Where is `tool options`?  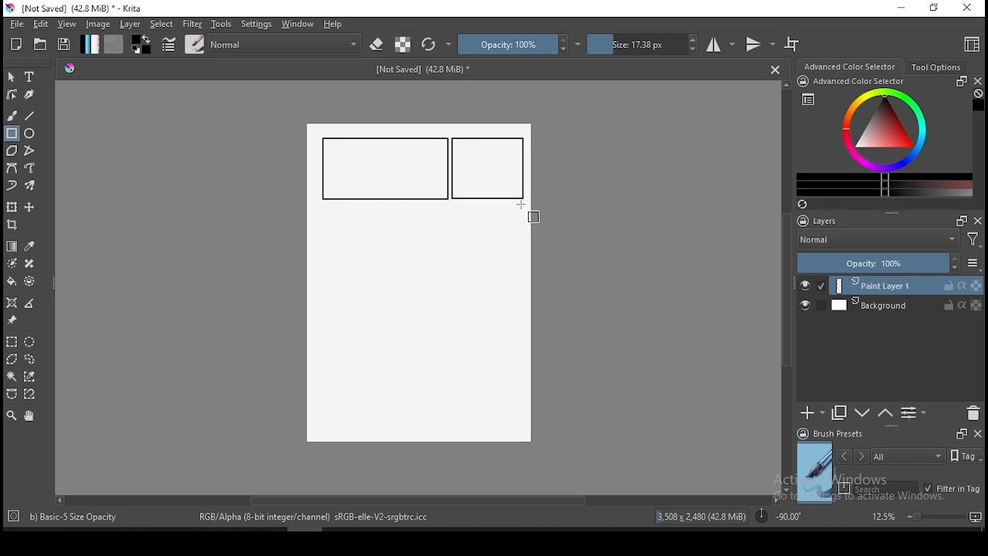 tool options is located at coordinates (937, 67).